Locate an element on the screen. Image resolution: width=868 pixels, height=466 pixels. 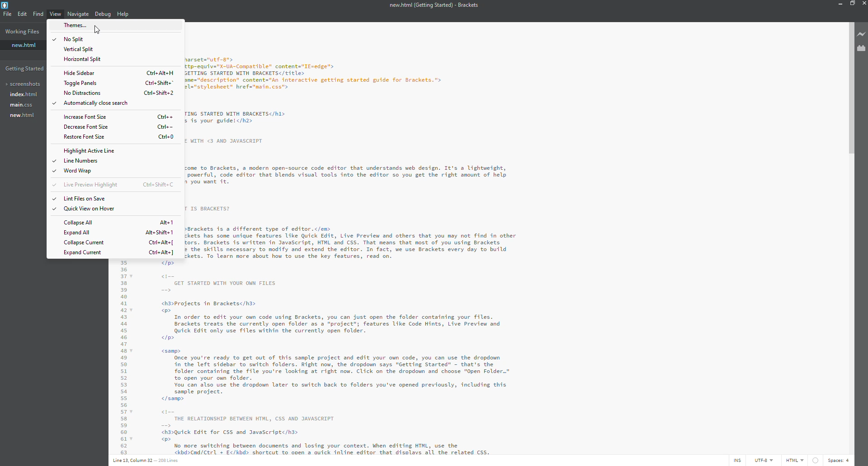
selected is located at coordinates (52, 171).